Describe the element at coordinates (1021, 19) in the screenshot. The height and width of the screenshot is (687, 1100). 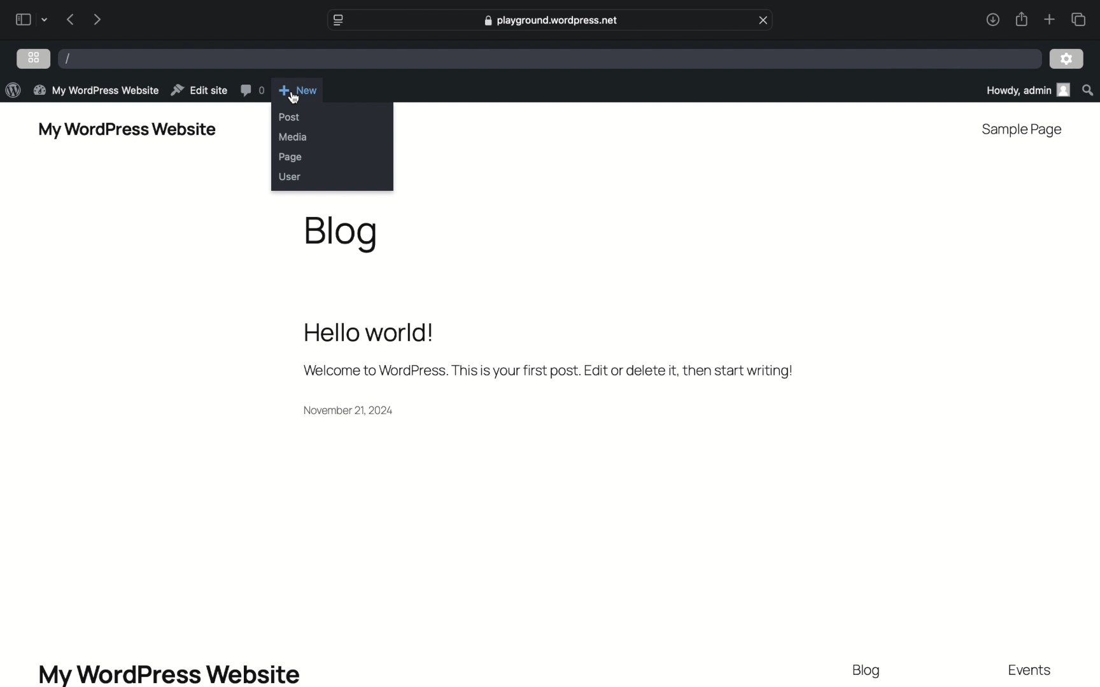
I see `share` at that location.